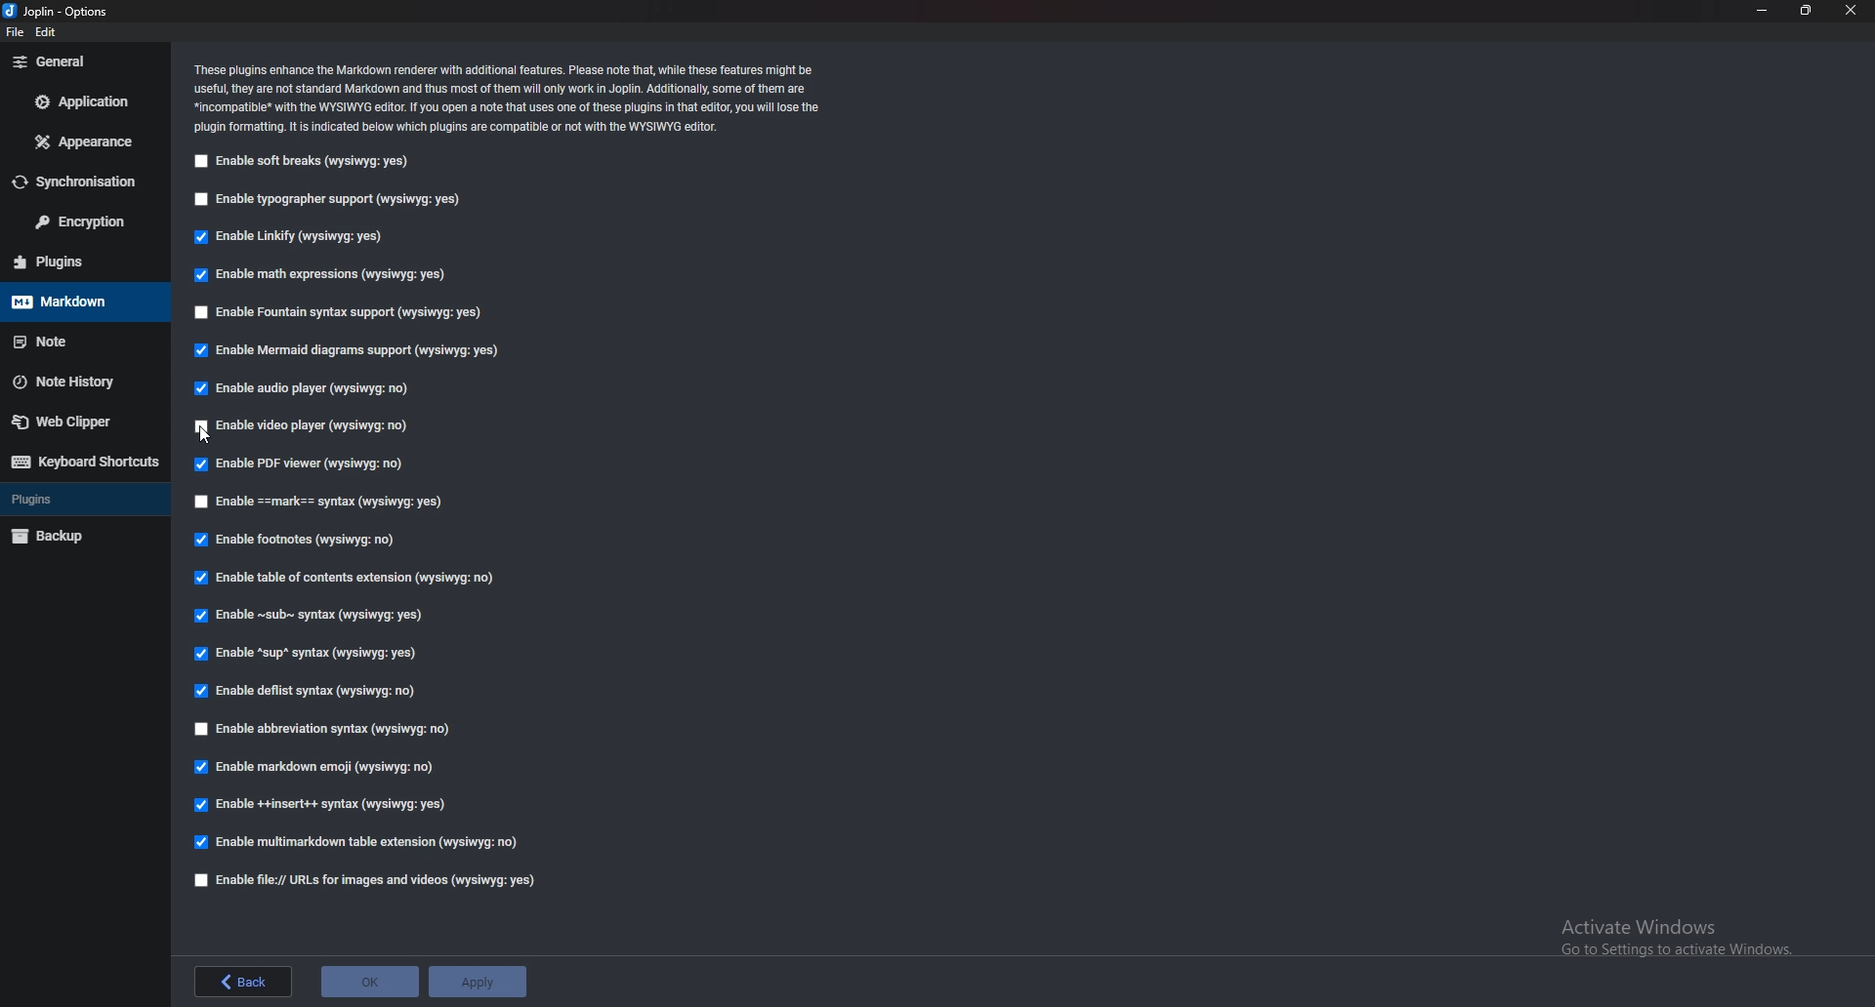 This screenshot has width=1875, height=1007. Describe the element at coordinates (369, 982) in the screenshot. I see `ok` at that location.